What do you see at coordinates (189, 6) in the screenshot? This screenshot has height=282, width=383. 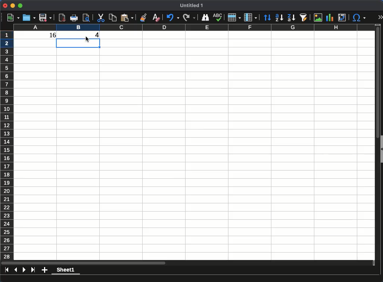 I see `Untitled 1` at bounding box center [189, 6].